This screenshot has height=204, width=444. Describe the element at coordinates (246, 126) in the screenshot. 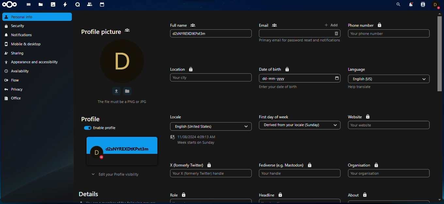

I see `drop down` at that location.